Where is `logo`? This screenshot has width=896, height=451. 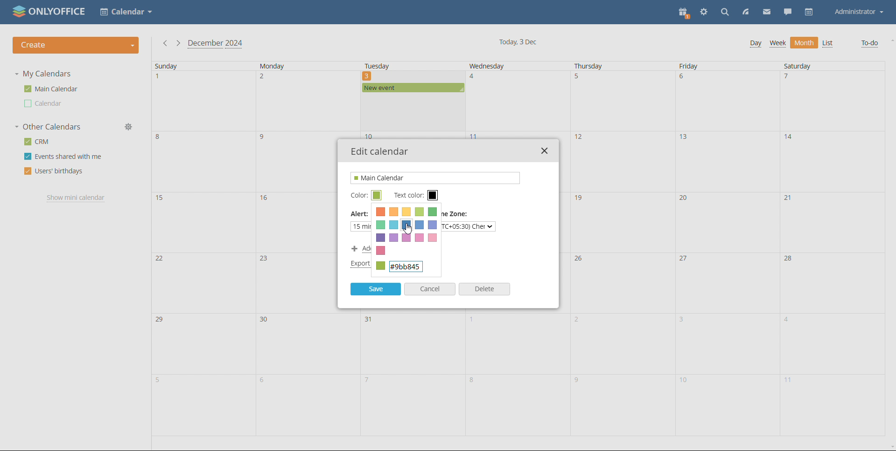 logo is located at coordinates (49, 11).